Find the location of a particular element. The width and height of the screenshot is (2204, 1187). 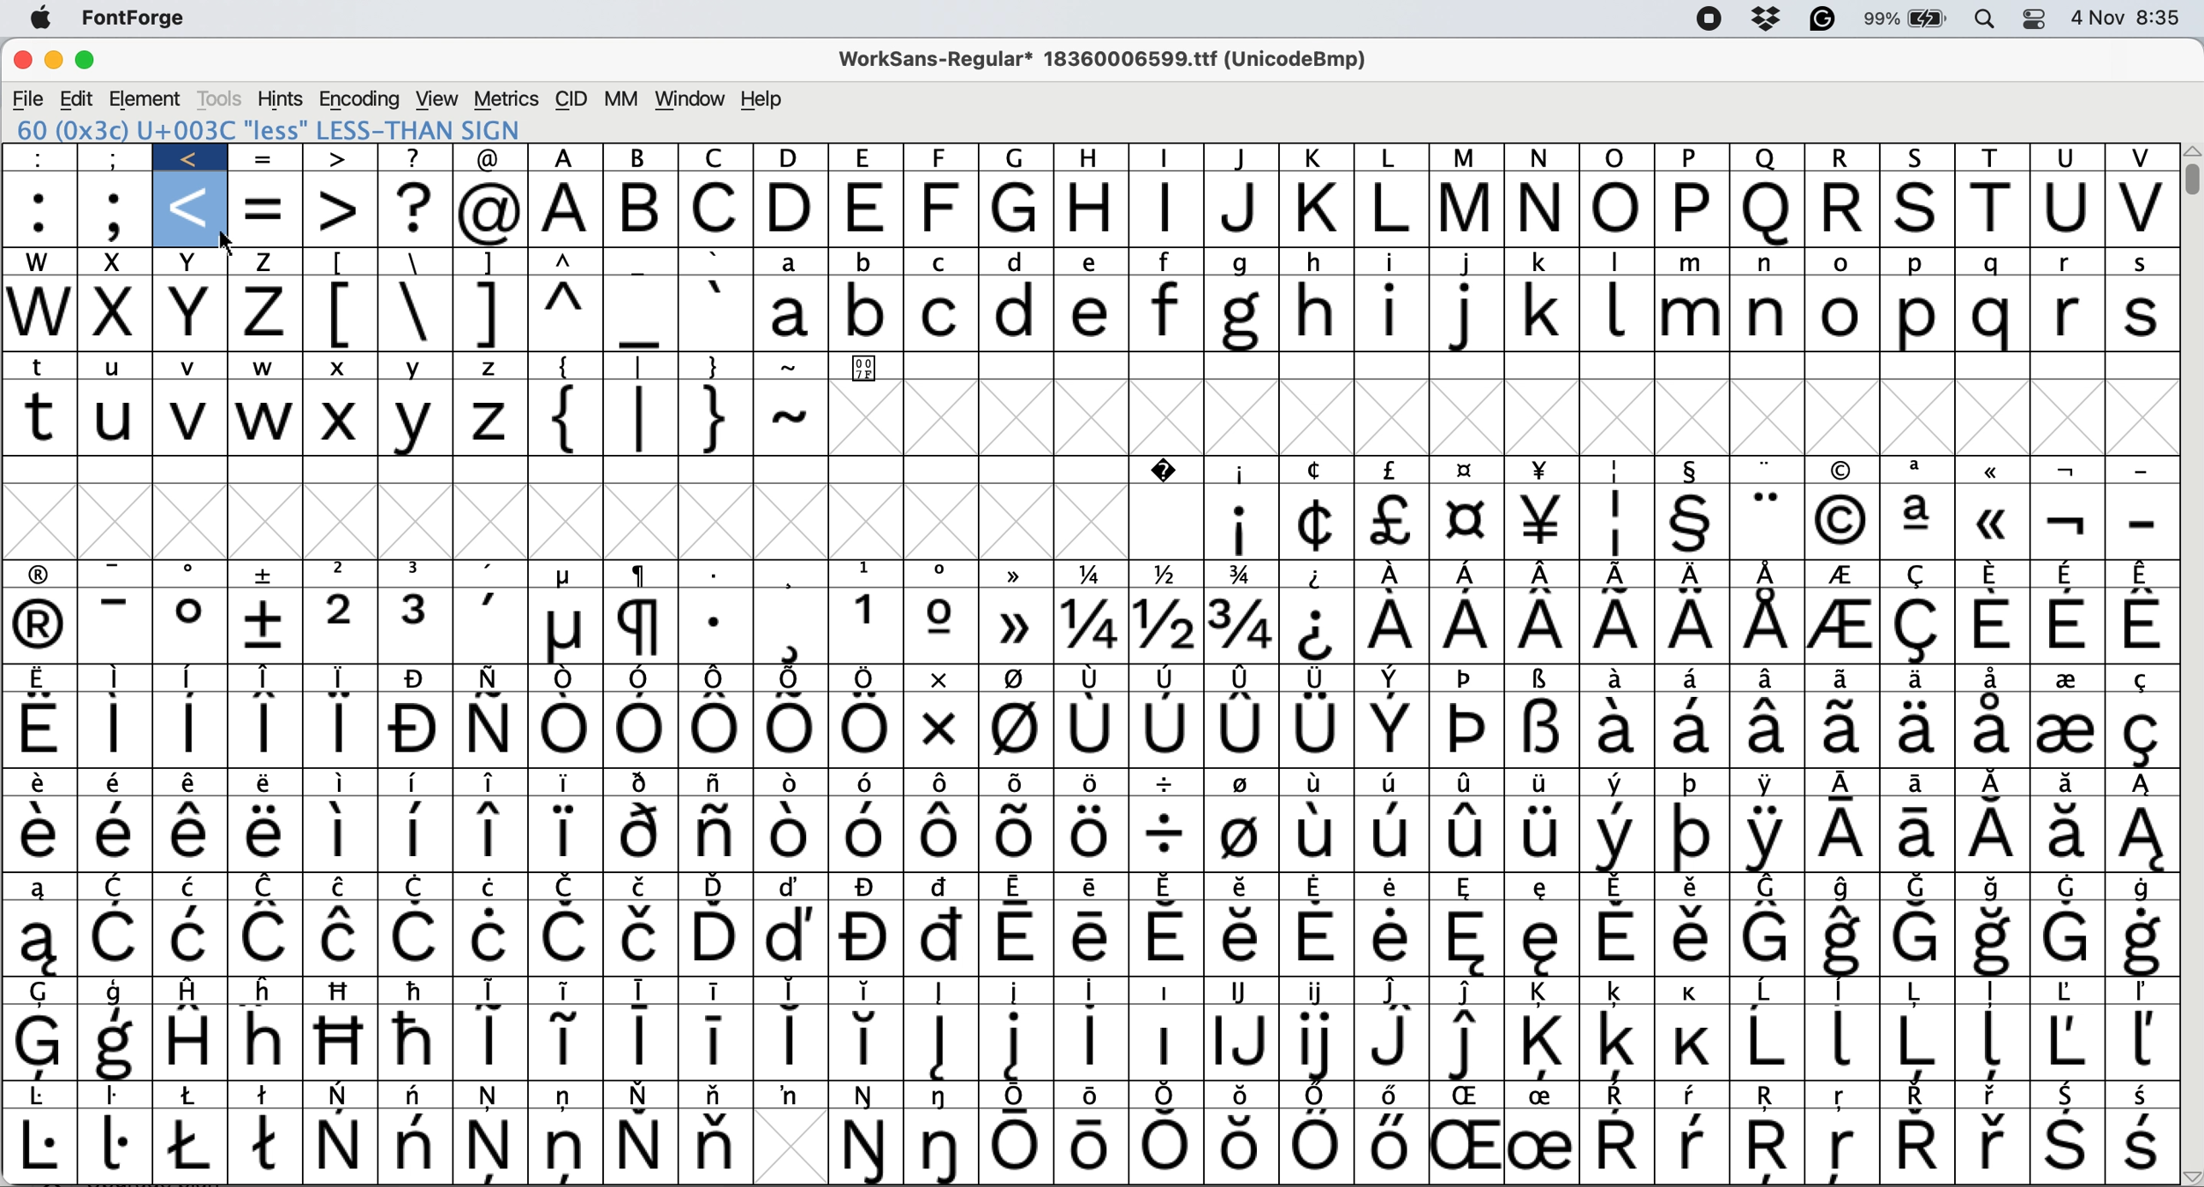

a is located at coordinates (566, 210).